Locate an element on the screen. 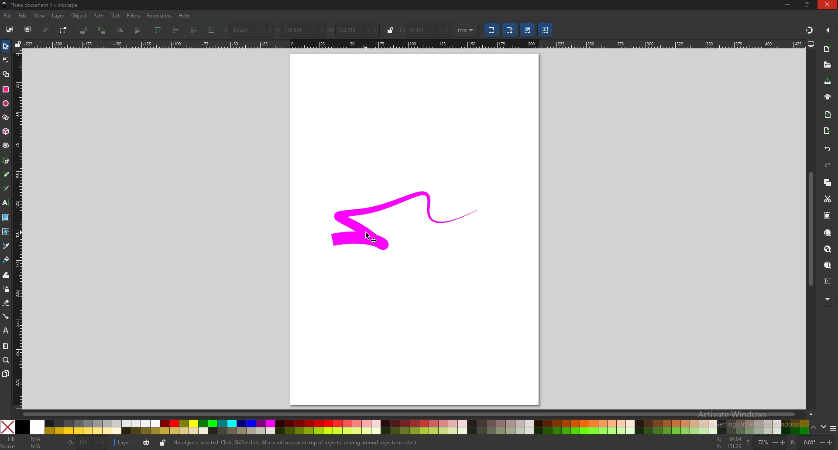 The height and width of the screenshot is (450, 838). color picker is located at coordinates (6, 246).